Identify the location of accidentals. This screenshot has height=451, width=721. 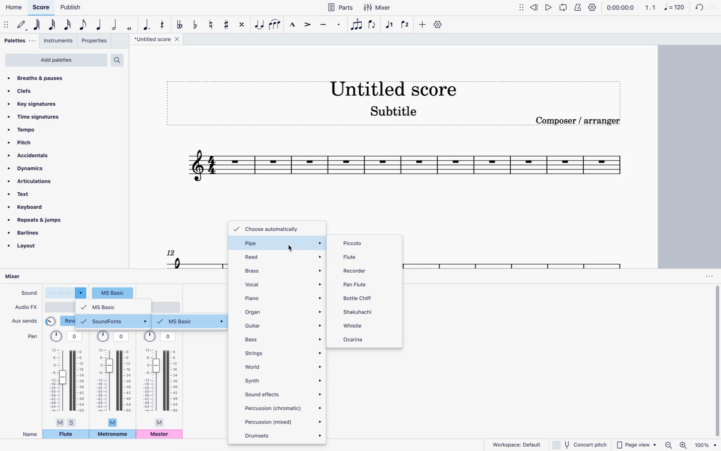
(33, 155).